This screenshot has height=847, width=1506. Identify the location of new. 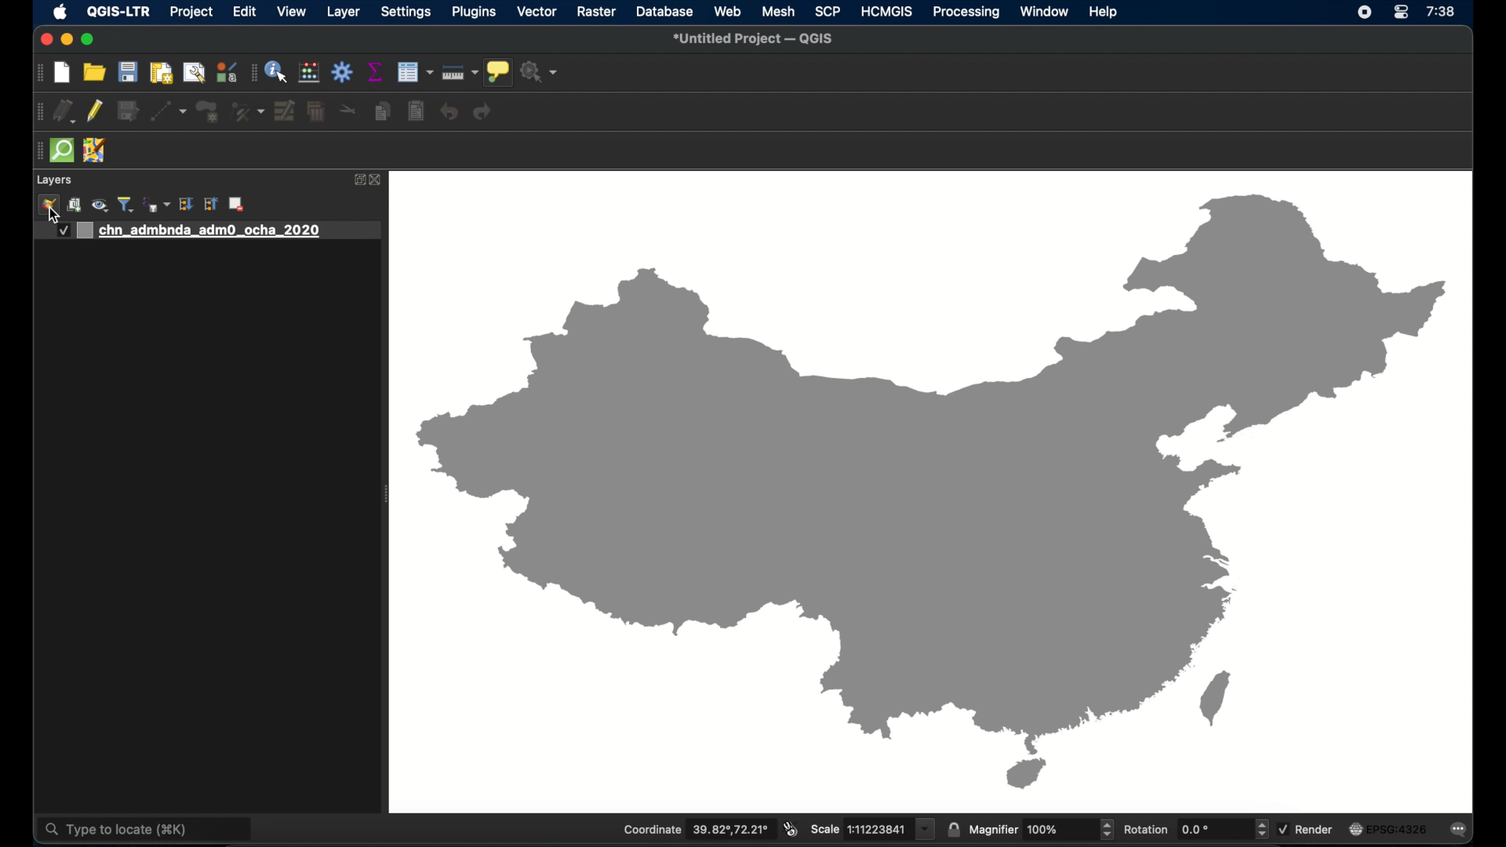
(63, 73).